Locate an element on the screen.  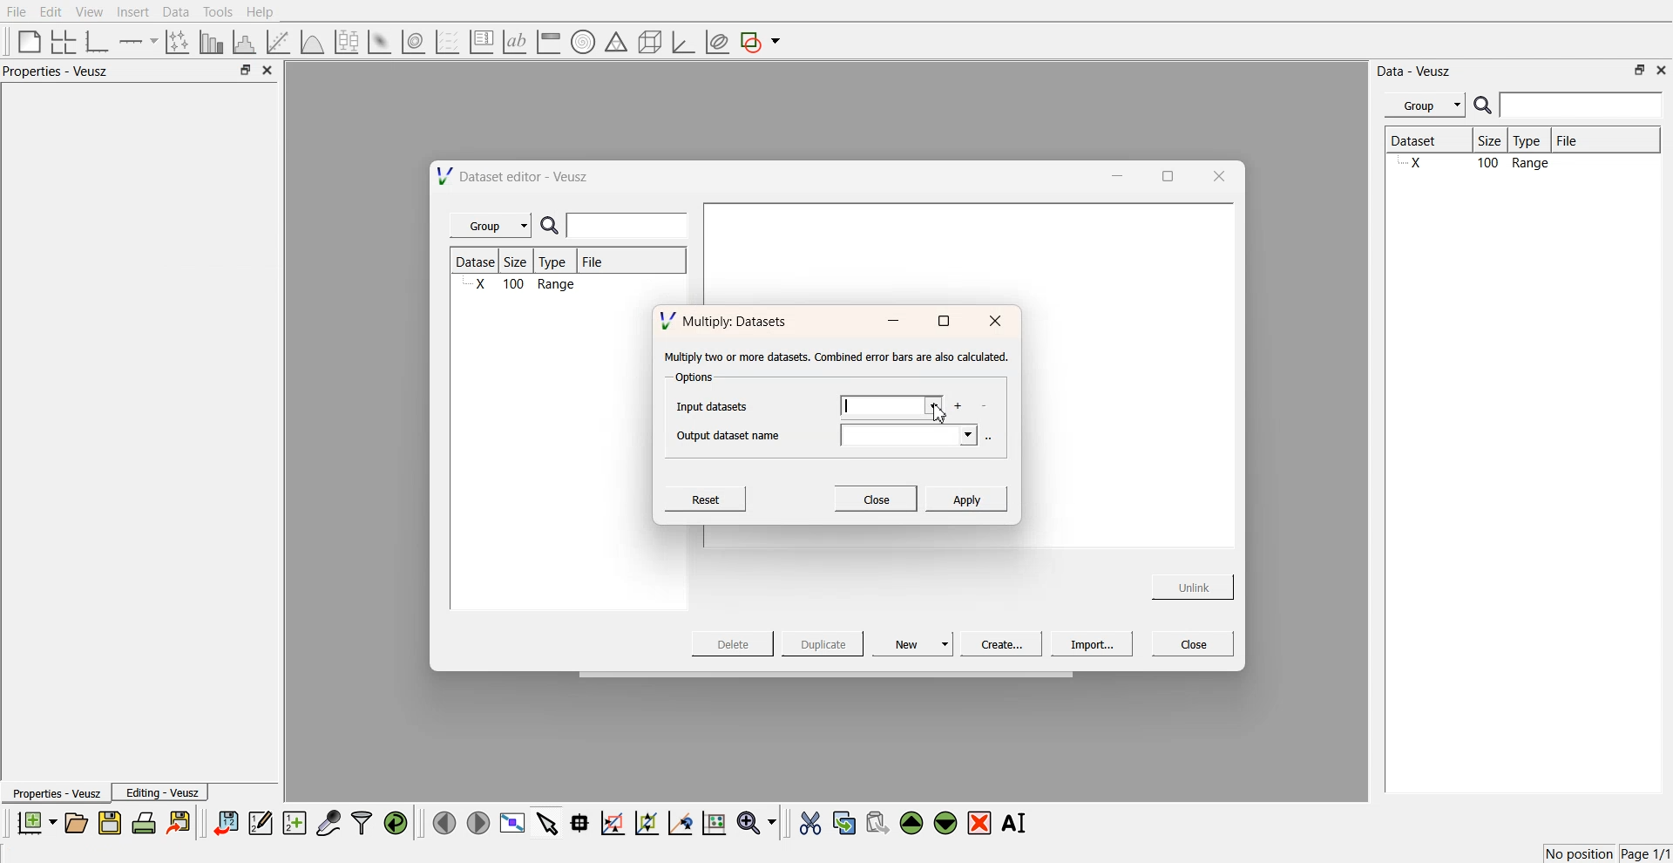
Rename the selected widgets is located at coordinates (1018, 823).